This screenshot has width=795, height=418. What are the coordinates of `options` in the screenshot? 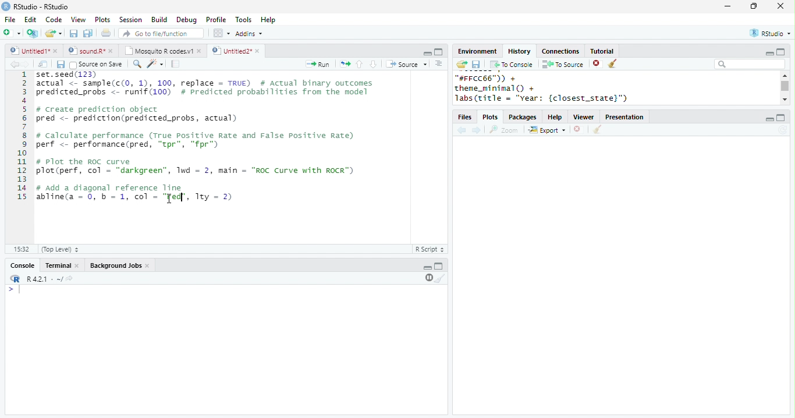 It's located at (439, 63).